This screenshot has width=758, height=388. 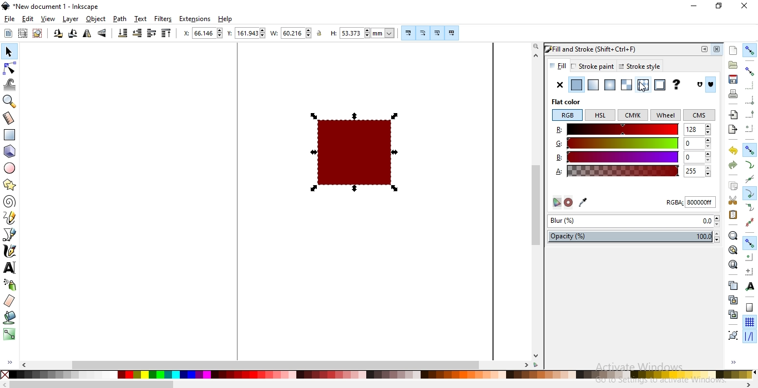 What do you see at coordinates (225, 19) in the screenshot?
I see `help` at bounding box center [225, 19].